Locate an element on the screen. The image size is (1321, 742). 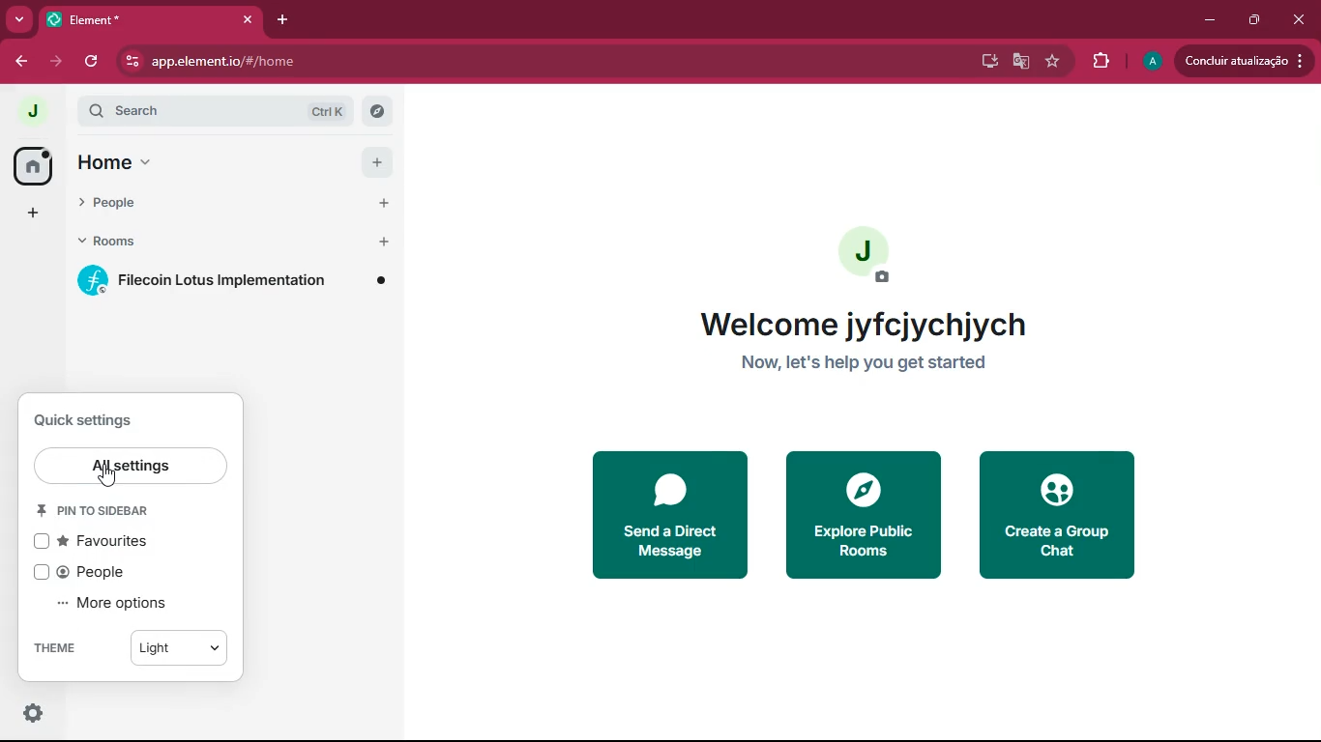
add tab is located at coordinates (279, 23).